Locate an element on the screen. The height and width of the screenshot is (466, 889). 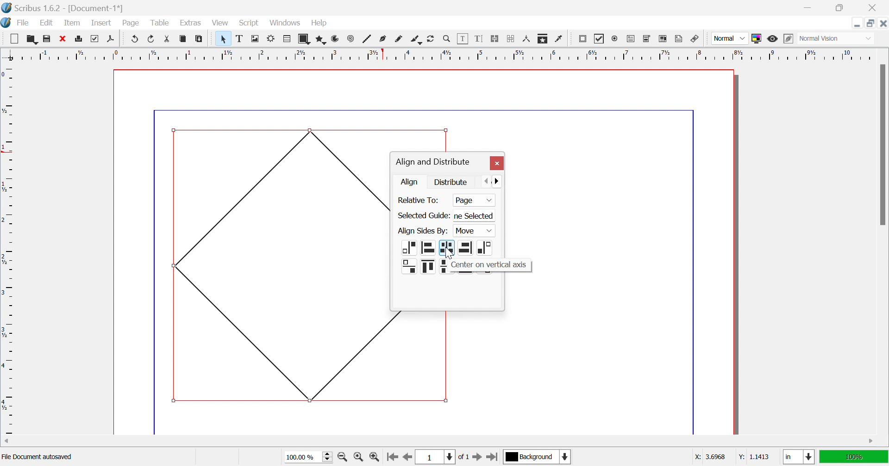
100.00% is located at coordinates (310, 457).